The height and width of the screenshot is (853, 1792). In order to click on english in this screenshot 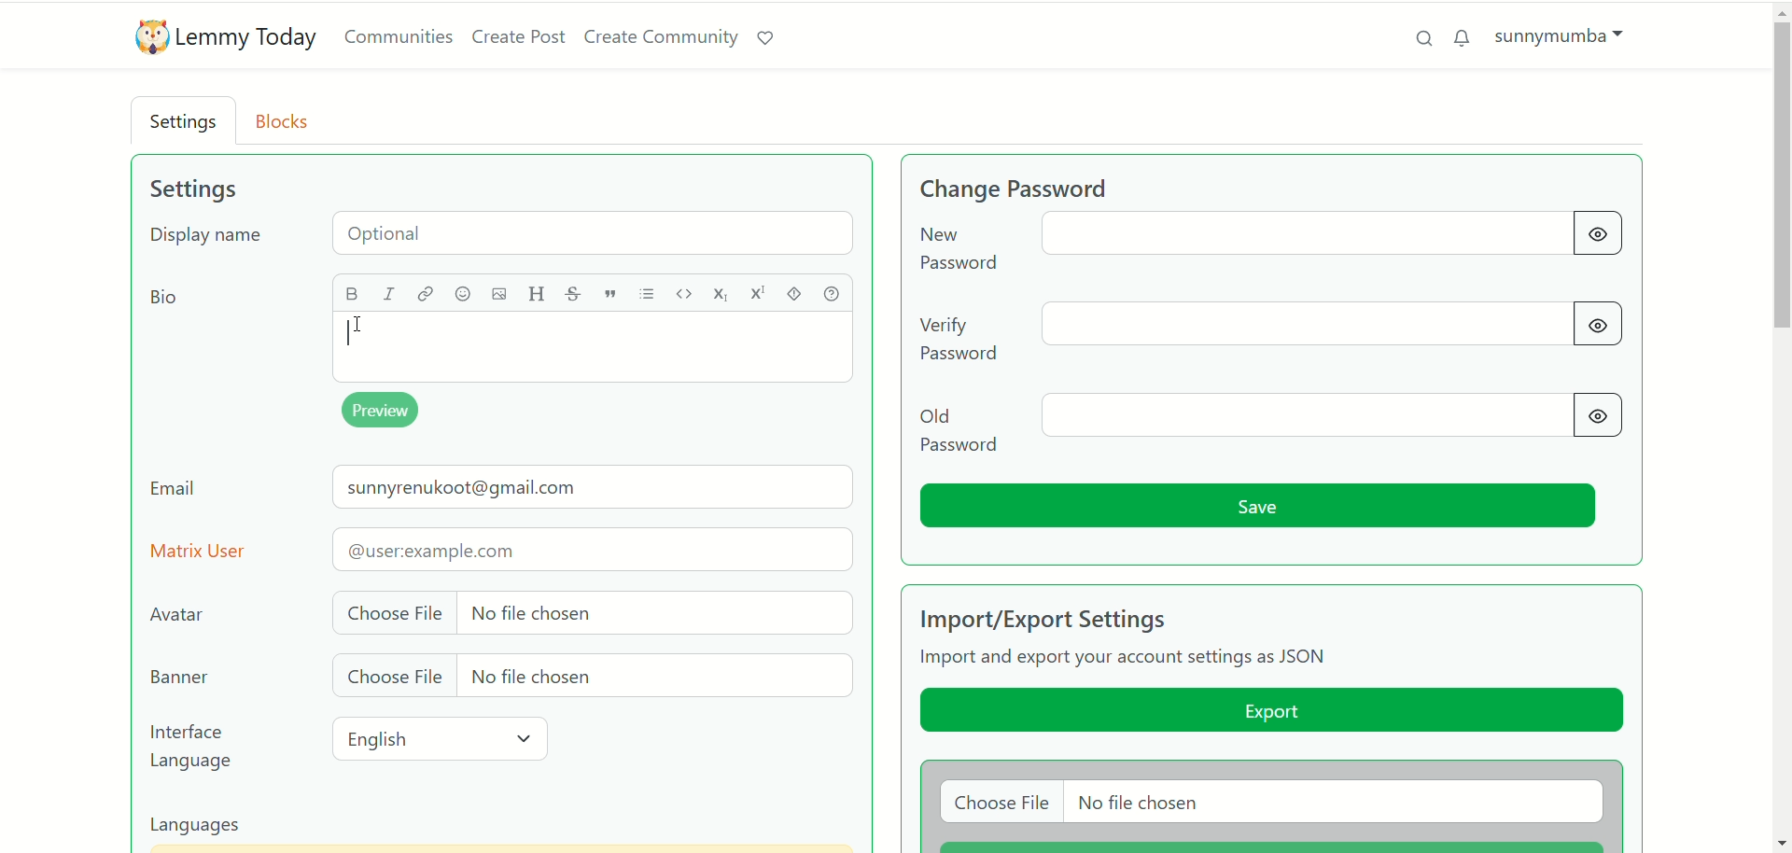, I will do `click(444, 739)`.